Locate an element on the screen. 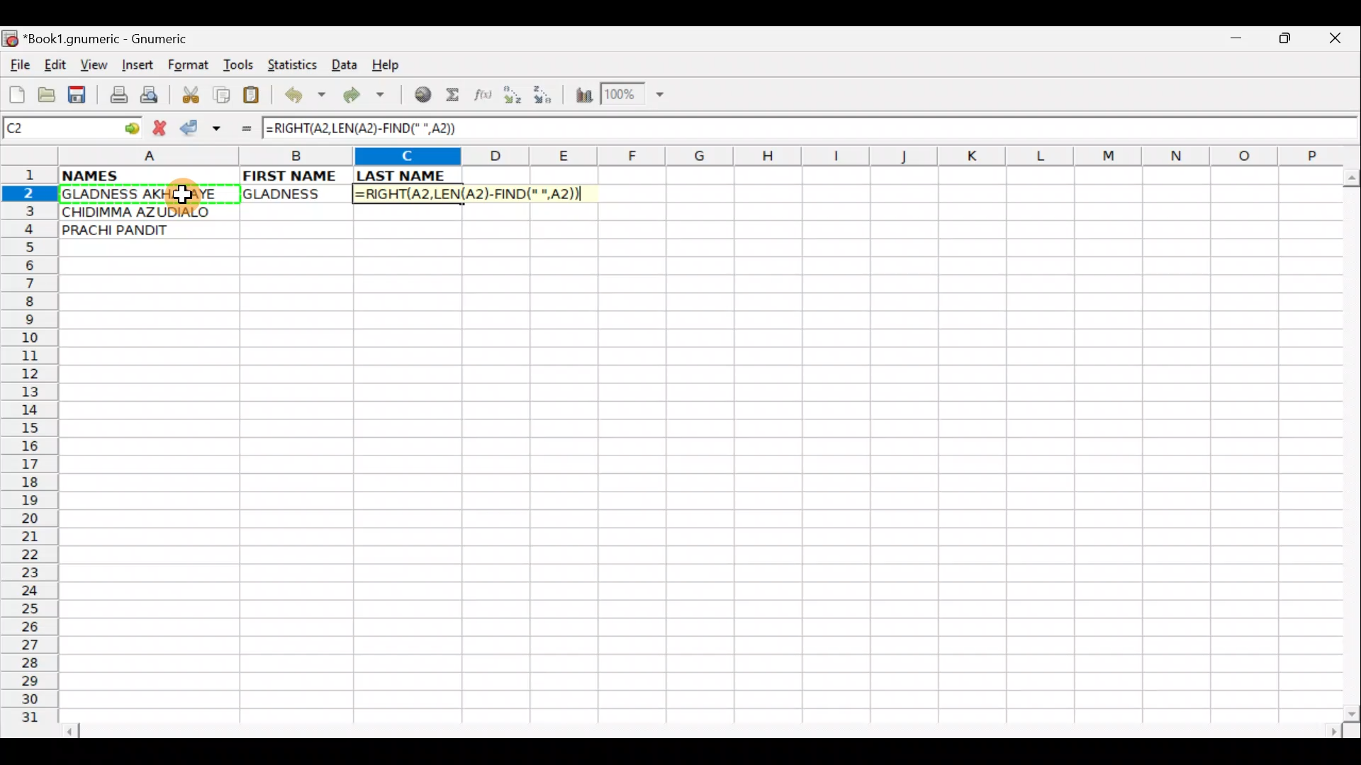 This screenshot has height=765, width=1361. Formula bar is located at coordinates (916, 128).